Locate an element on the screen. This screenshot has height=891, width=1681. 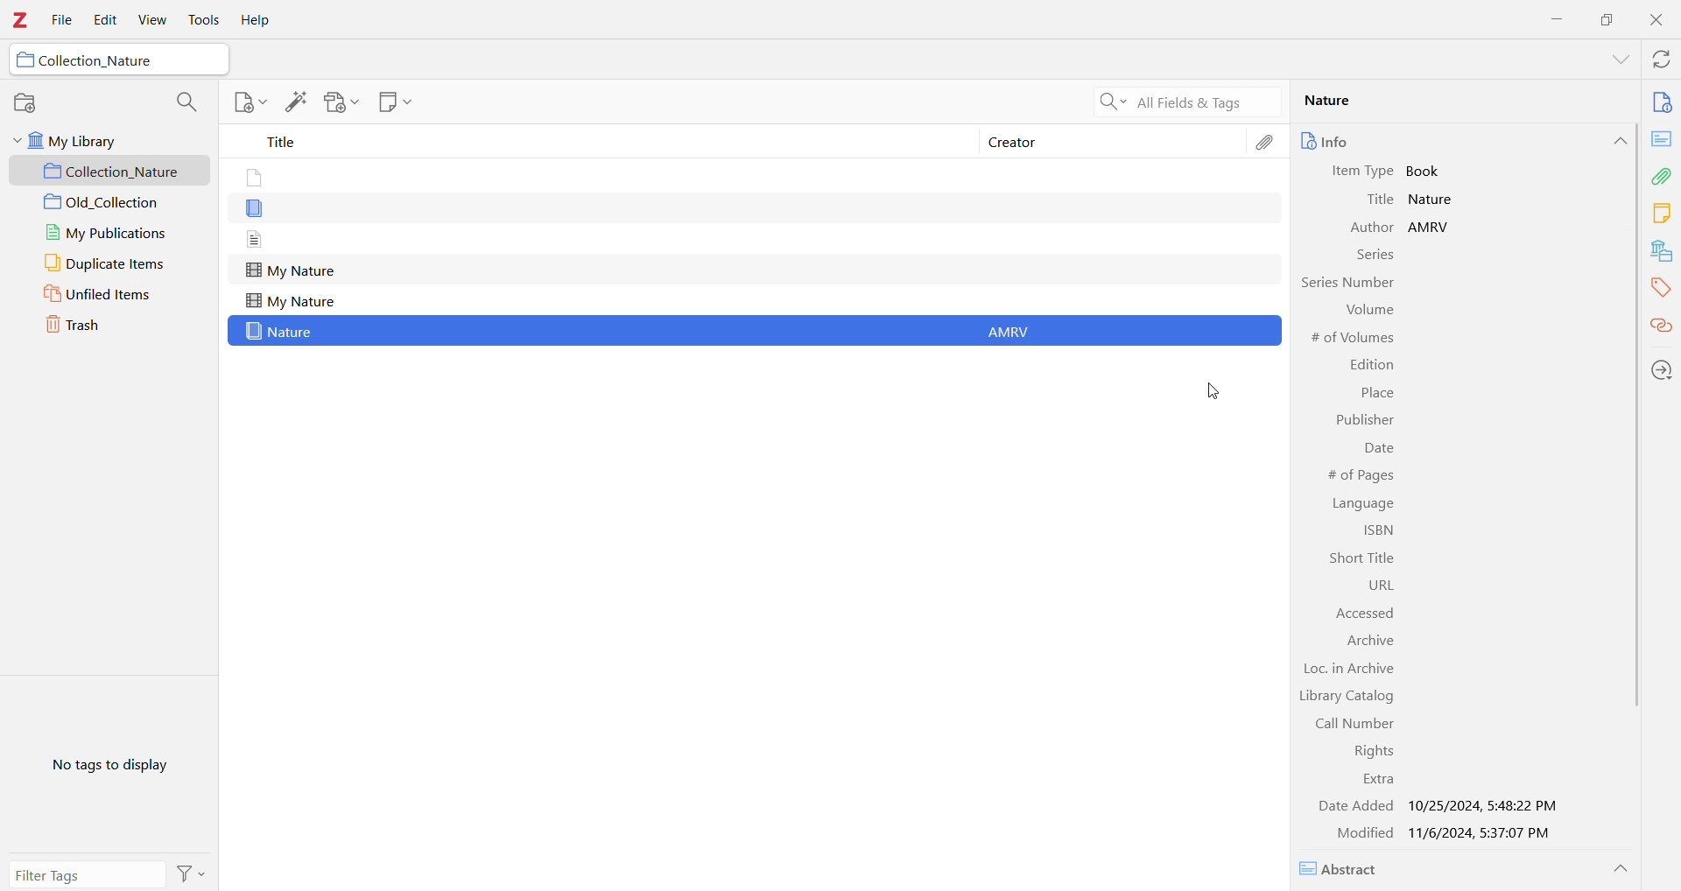
Collection_Nature is located at coordinates (112, 172).